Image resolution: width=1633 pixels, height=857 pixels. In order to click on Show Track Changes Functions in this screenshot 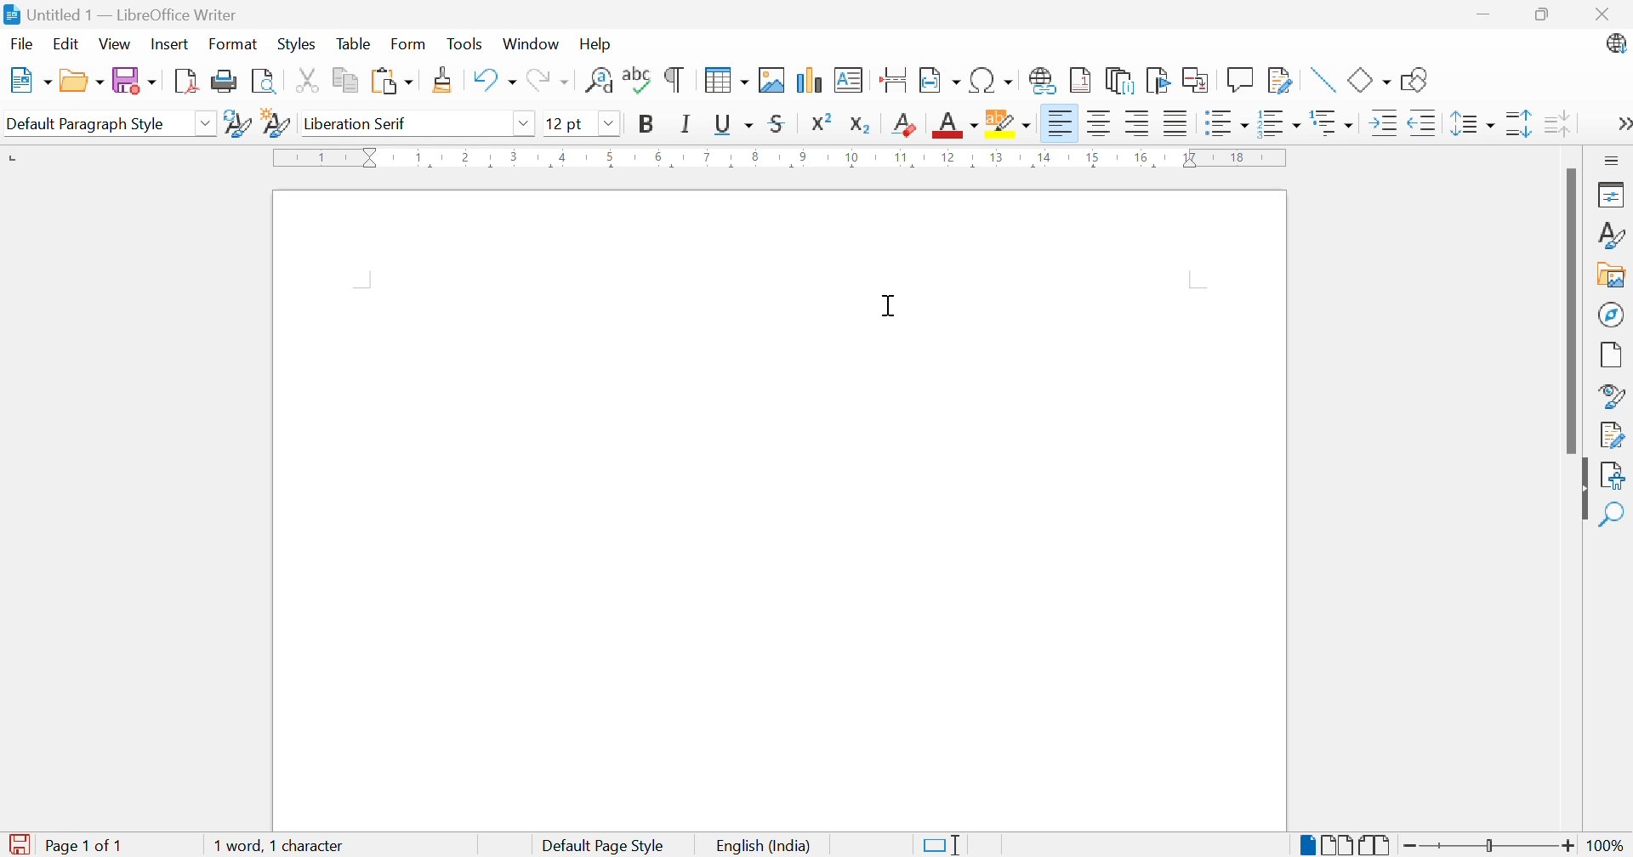, I will do `click(1277, 80)`.